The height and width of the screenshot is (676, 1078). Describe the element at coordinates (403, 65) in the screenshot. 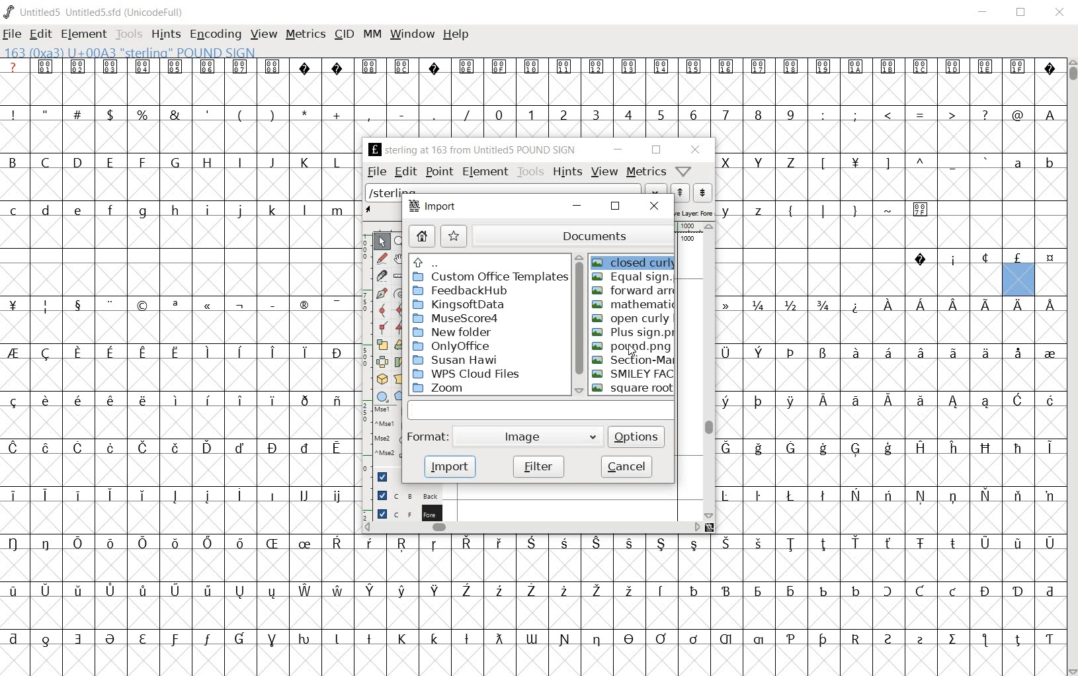

I see `Symbol` at that location.